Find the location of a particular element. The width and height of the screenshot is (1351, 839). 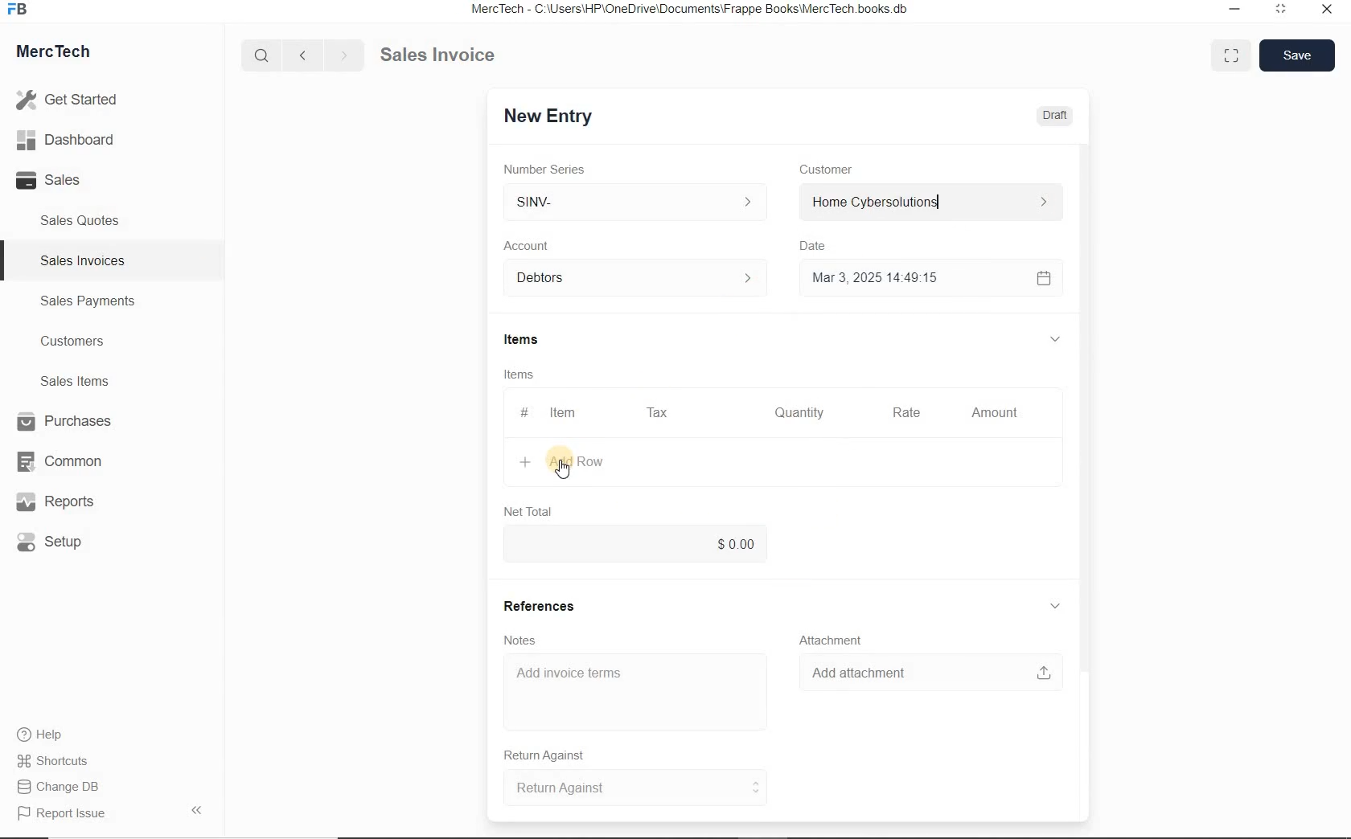

Sales Items is located at coordinates (85, 381).